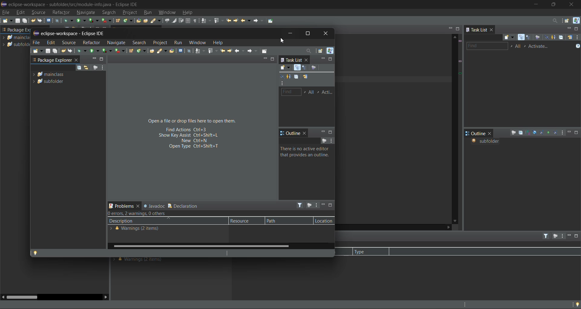 The image size is (581, 309). I want to click on source, so click(38, 13).